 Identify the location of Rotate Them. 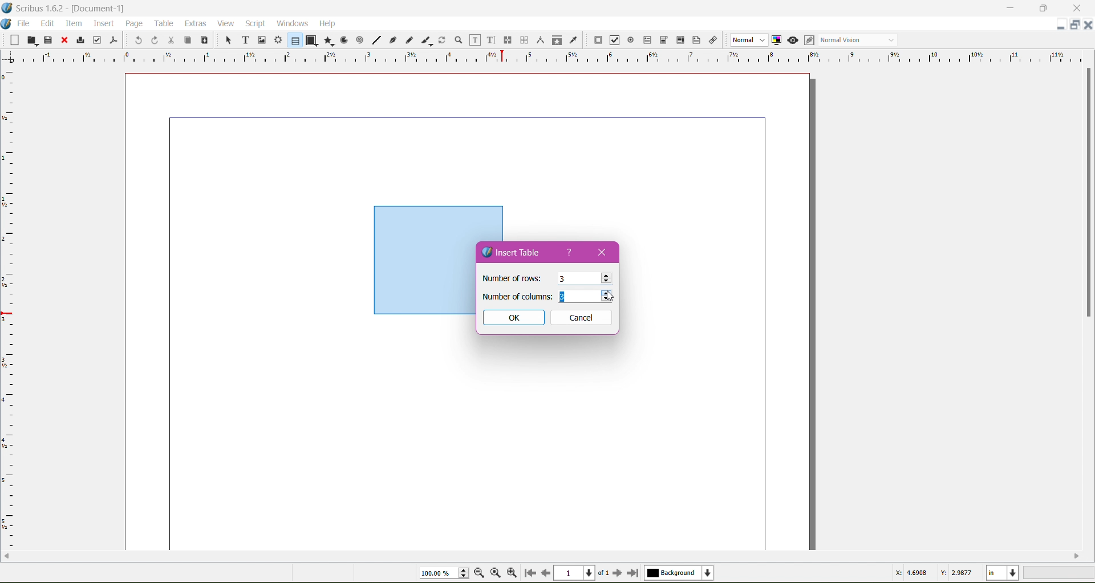
(441, 39).